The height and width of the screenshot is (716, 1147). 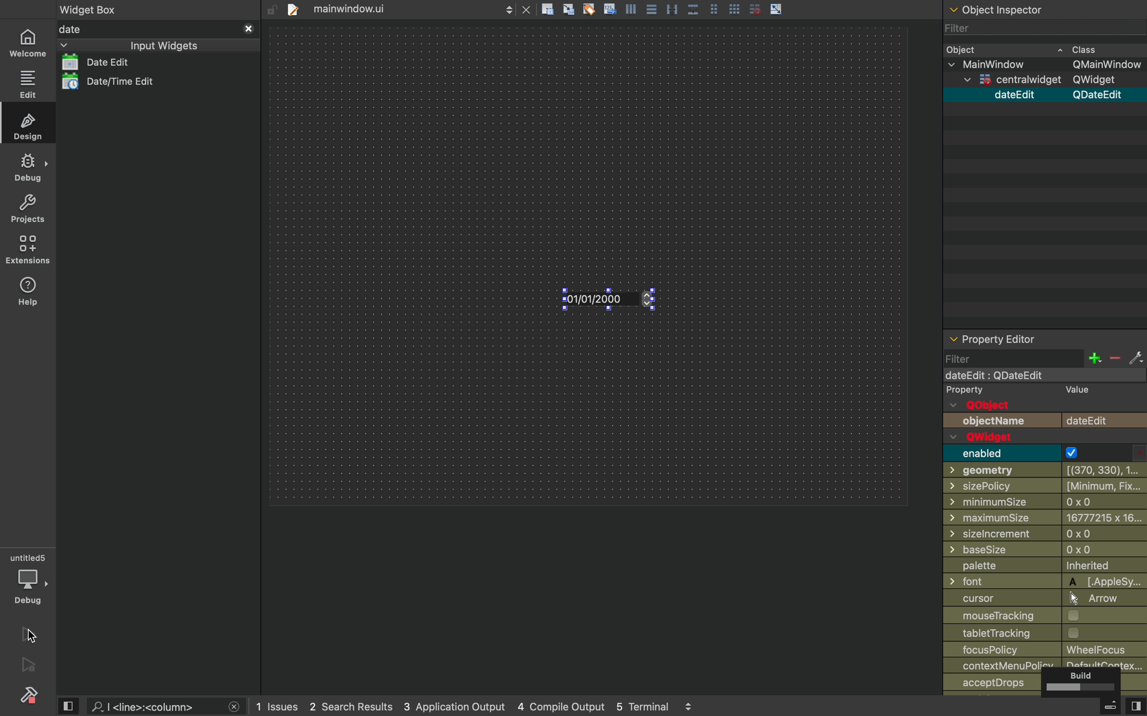 What do you see at coordinates (1115, 358) in the screenshot?
I see `minus` at bounding box center [1115, 358].